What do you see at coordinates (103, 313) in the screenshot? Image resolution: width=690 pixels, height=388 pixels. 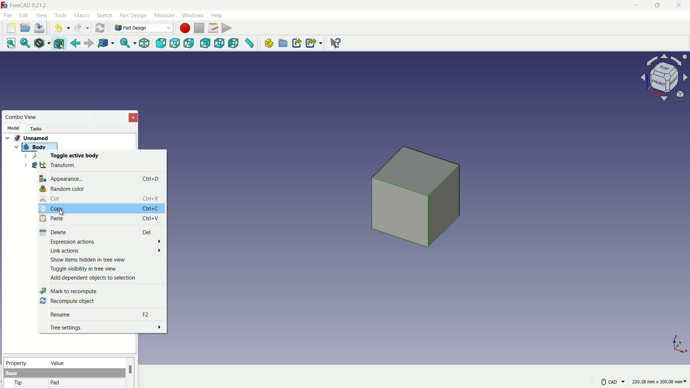 I see `Rename  F2` at bounding box center [103, 313].